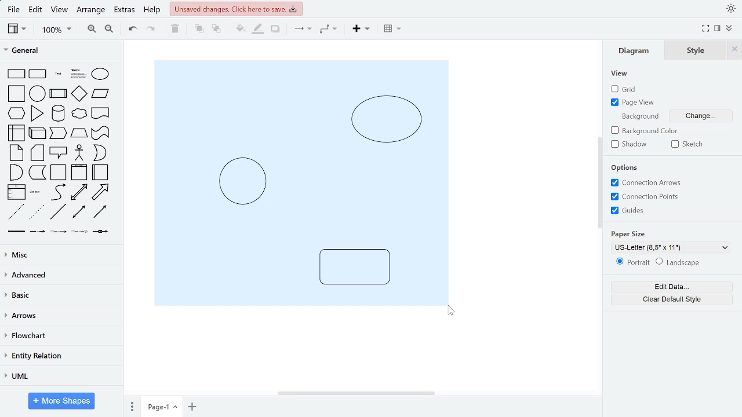  What do you see at coordinates (59, 74) in the screenshot?
I see `text` at bounding box center [59, 74].